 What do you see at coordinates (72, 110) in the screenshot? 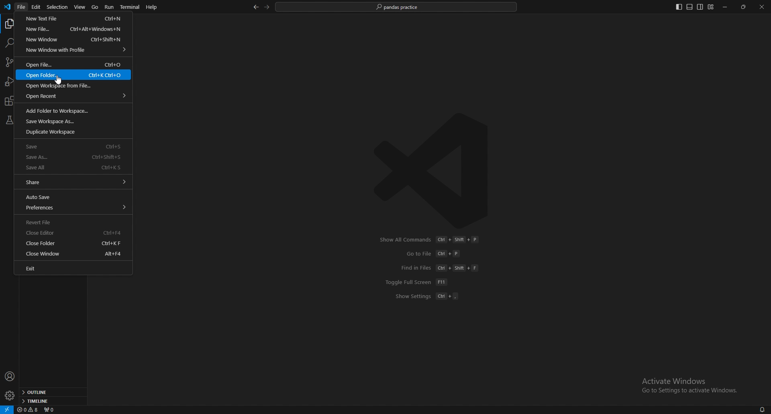
I see `add folder to workspace` at bounding box center [72, 110].